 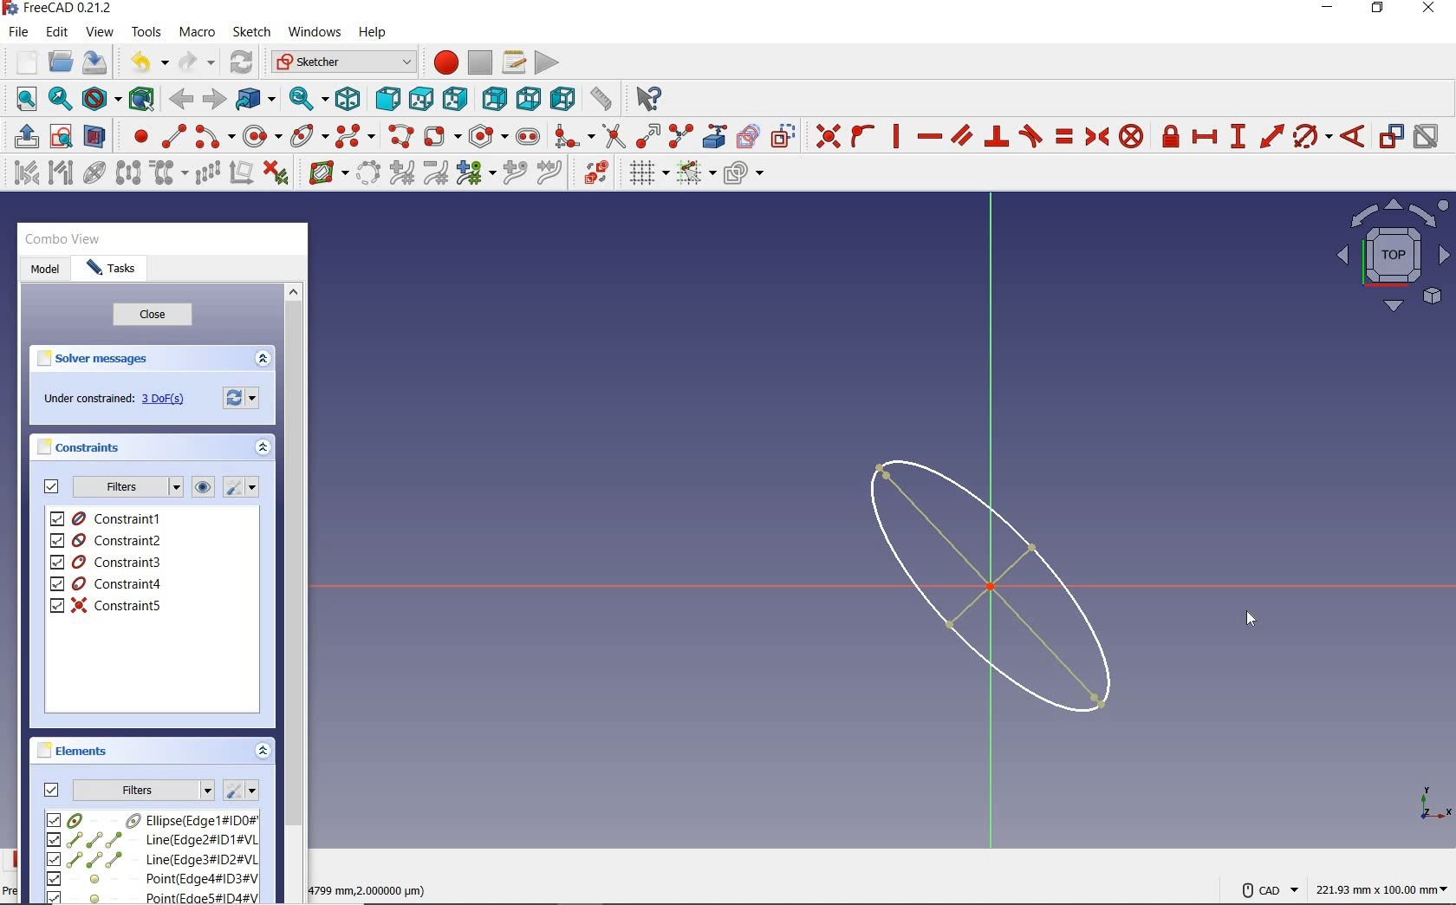 I want to click on toggle driving/ reference constraint, so click(x=1392, y=135).